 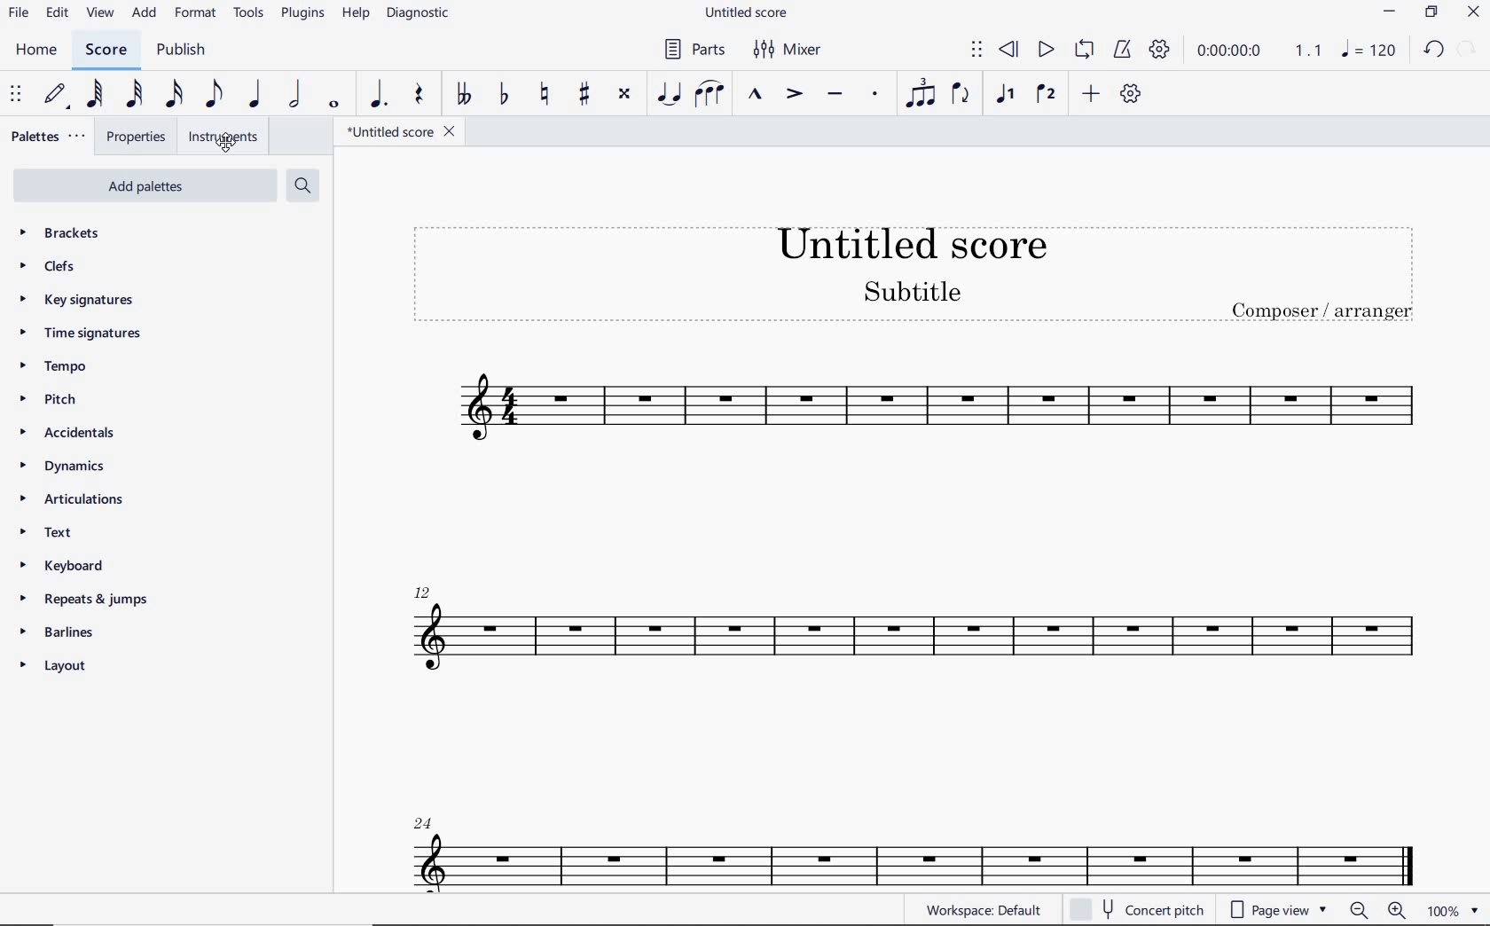 I want to click on FLIP DIRECTION, so click(x=961, y=98).